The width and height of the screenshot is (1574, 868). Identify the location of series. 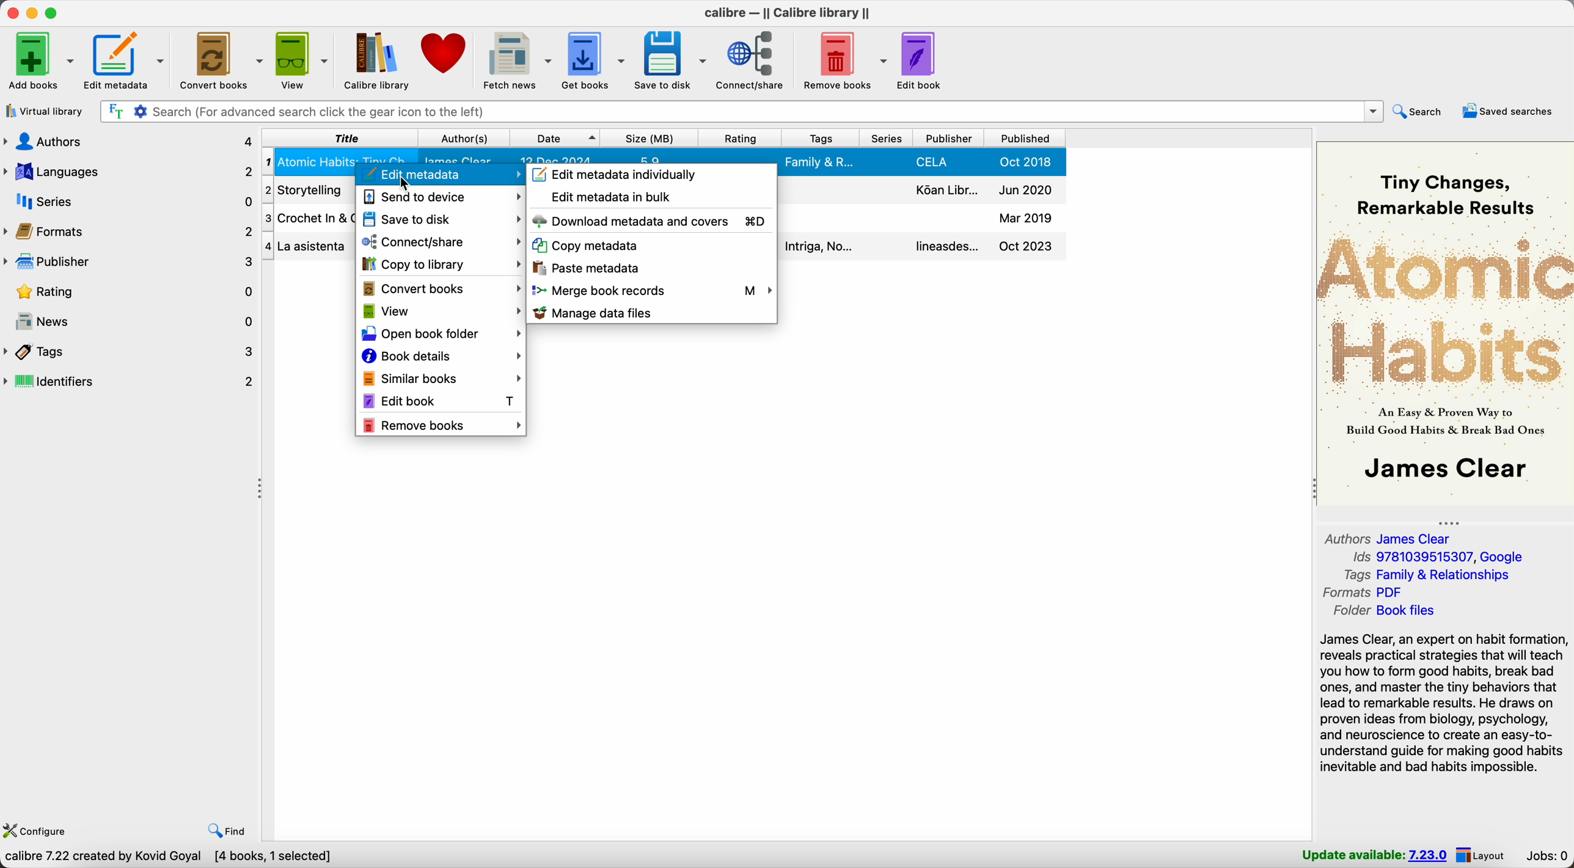
(888, 137).